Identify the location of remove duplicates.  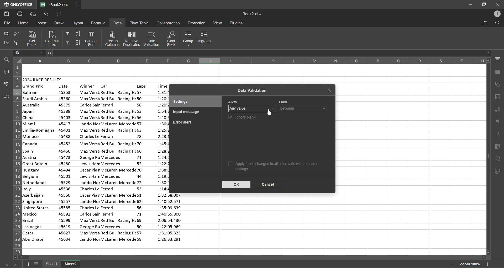
(132, 39).